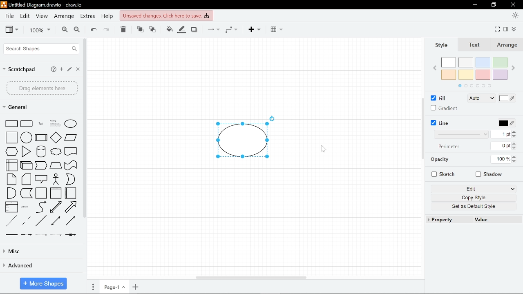 The image size is (523, 294). Describe the element at coordinates (38, 266) in the screenshot. I see `Advanced shapes` at that location.